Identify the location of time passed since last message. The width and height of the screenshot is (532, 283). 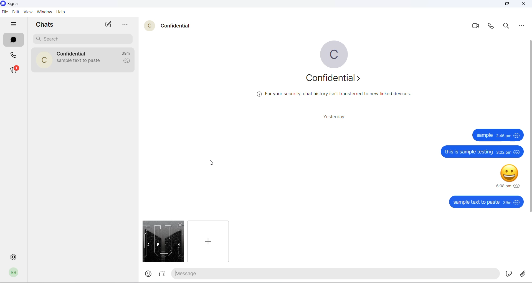
(127, 54).